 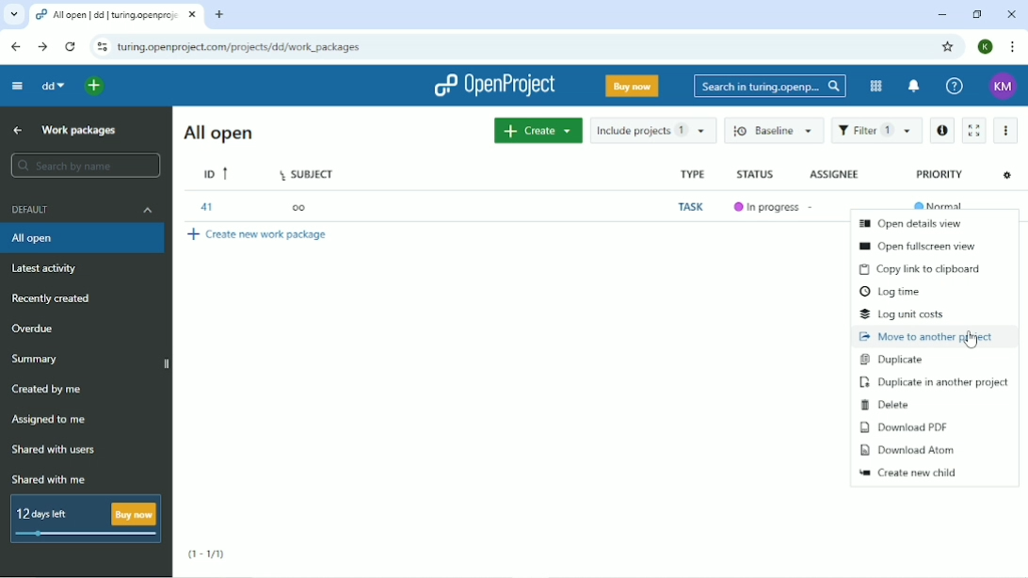 What do you see at coordinates (84, 210) in the screenshot?
I see `Default` at bounding box center [84, 210].